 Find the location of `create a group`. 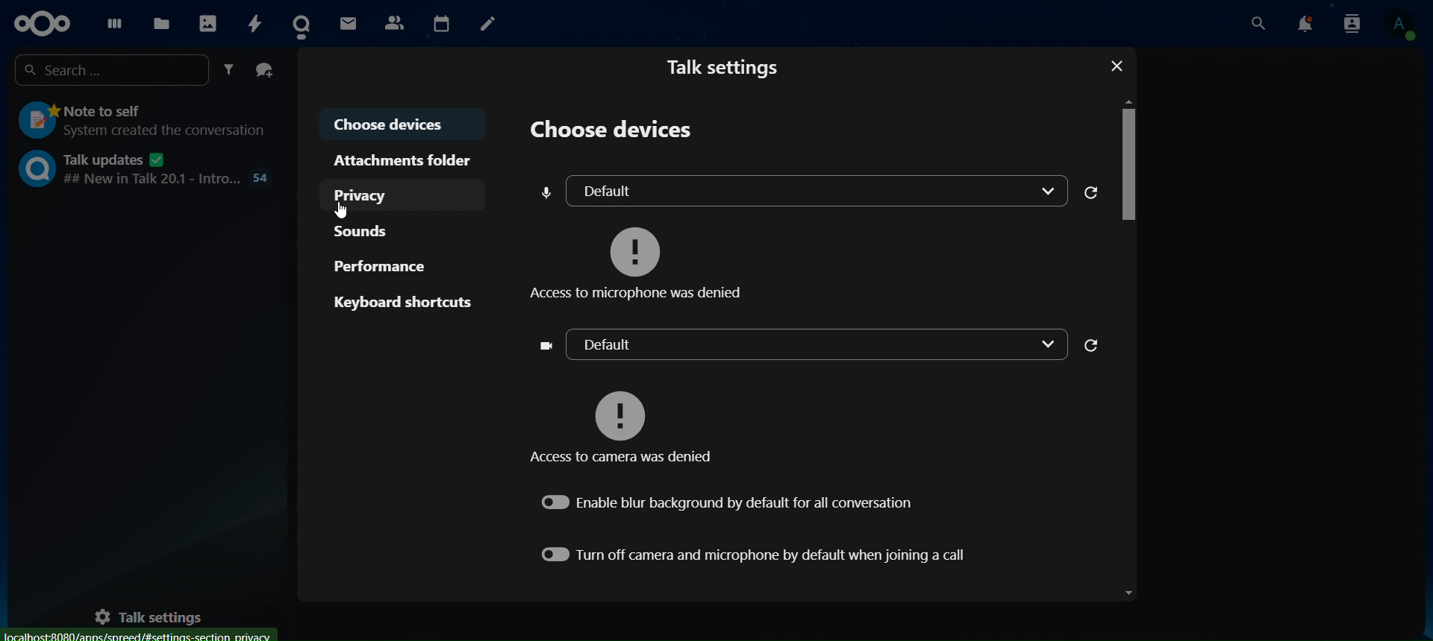

create a group is located at coordinates (265, 70).